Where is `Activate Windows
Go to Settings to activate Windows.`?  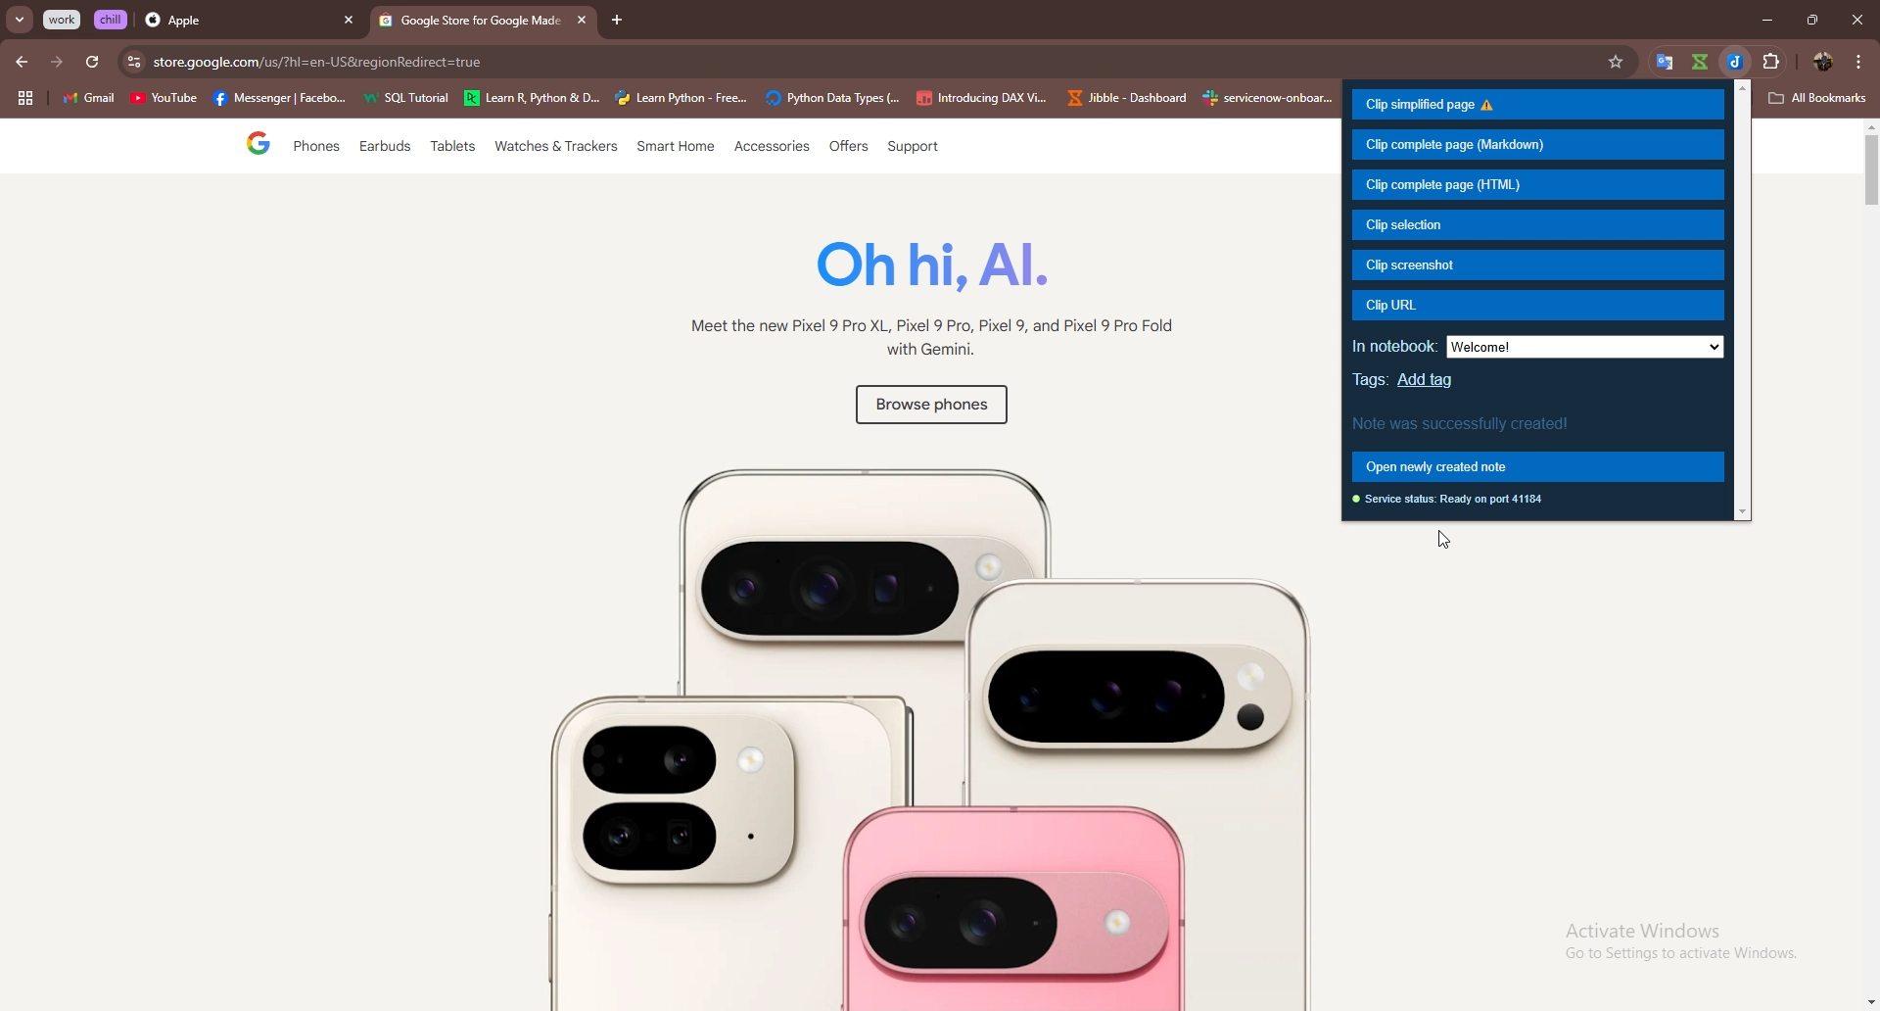
Activate Windows
Go to Settings to activate Windows. is located at coordinates (1668, 942).